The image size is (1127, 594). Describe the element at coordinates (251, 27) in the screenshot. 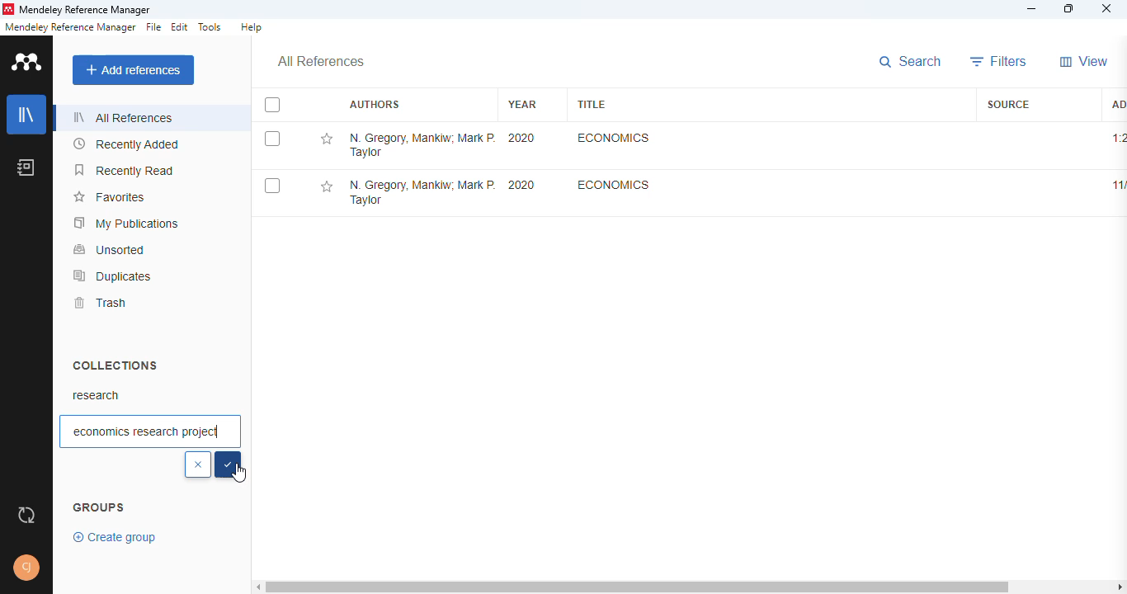

I see `help` at that location.